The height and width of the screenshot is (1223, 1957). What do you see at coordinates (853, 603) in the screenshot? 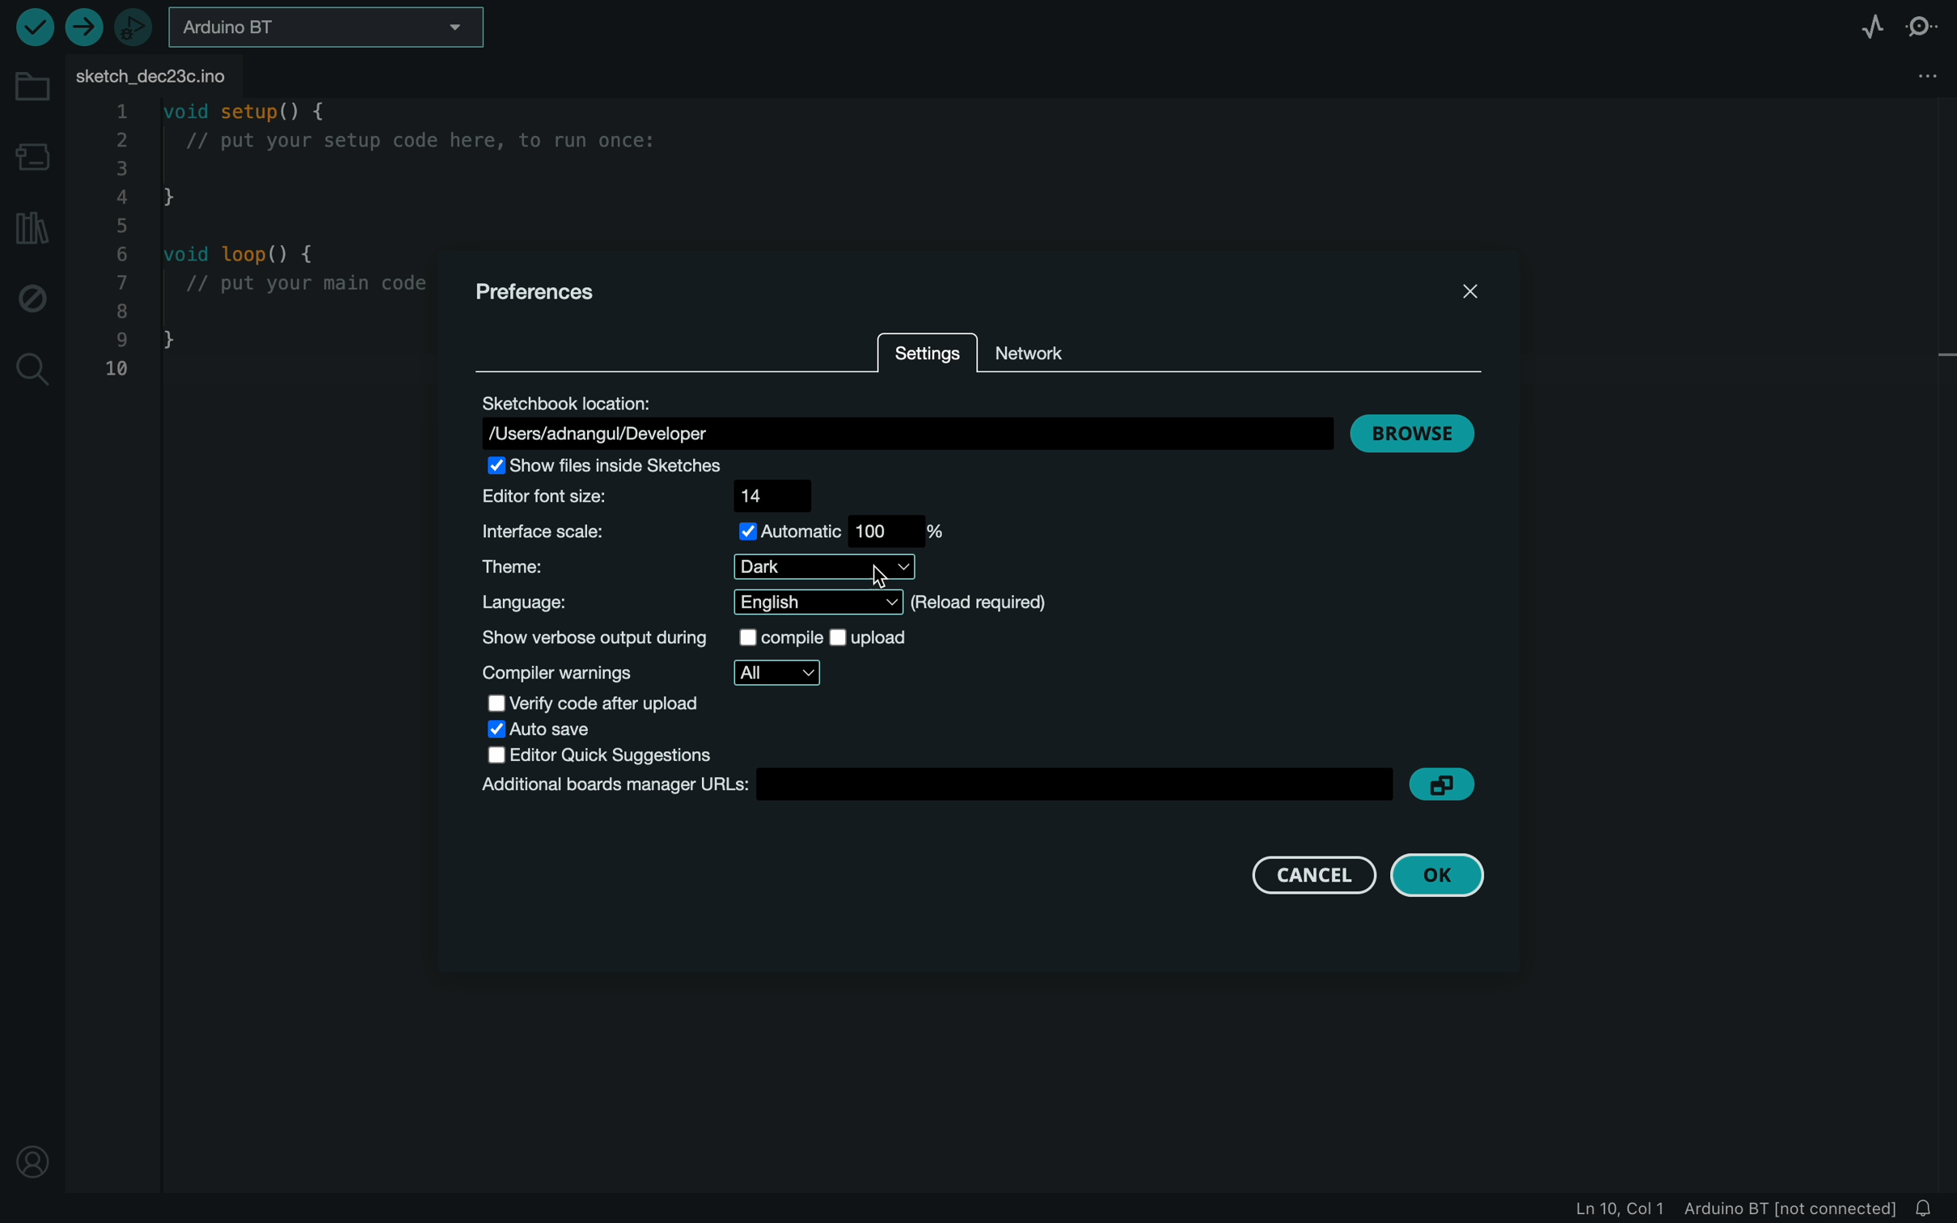
I see `language` at bounding box center [853, 603].